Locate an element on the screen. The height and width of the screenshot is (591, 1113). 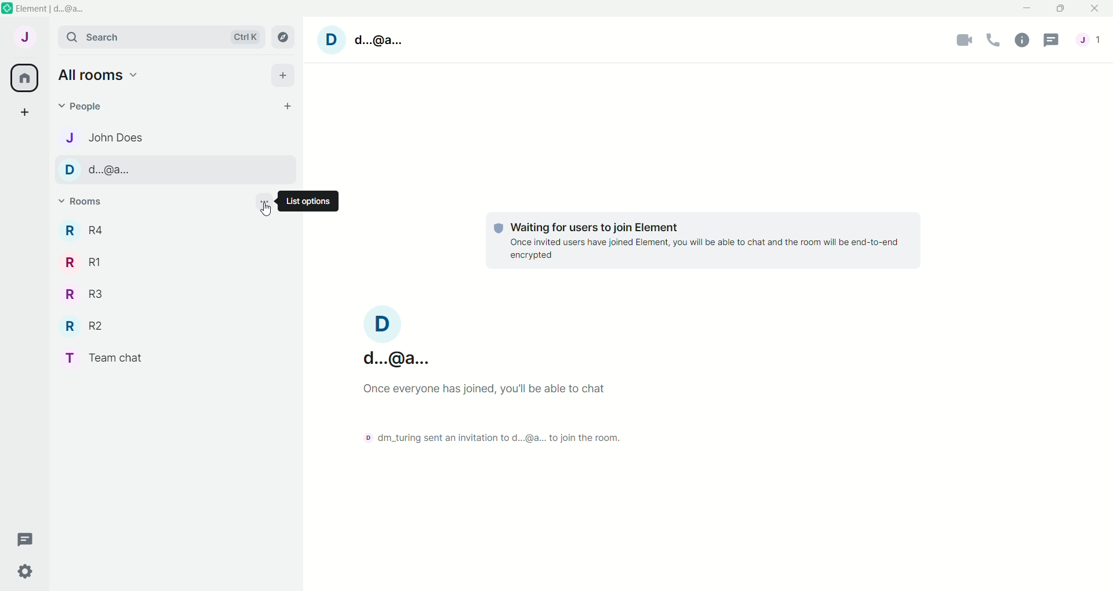
D d...@a... is located at coordinates (100, 170).